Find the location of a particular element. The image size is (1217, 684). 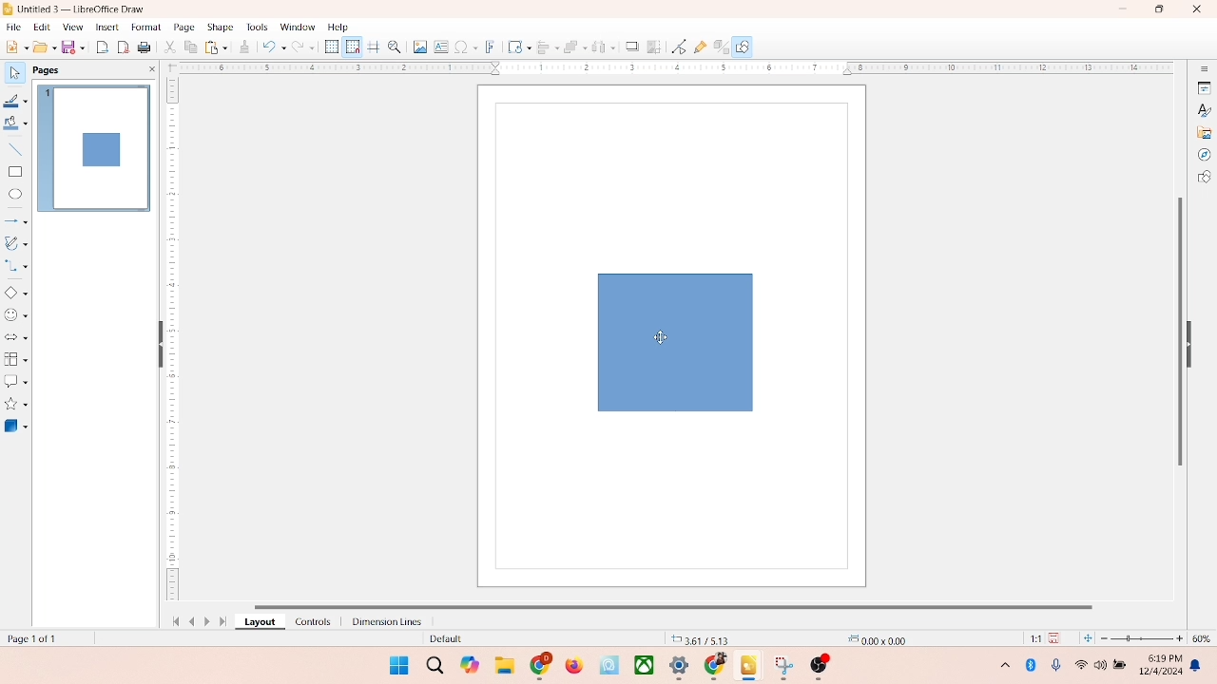

file is located at coordinates (14, 25).